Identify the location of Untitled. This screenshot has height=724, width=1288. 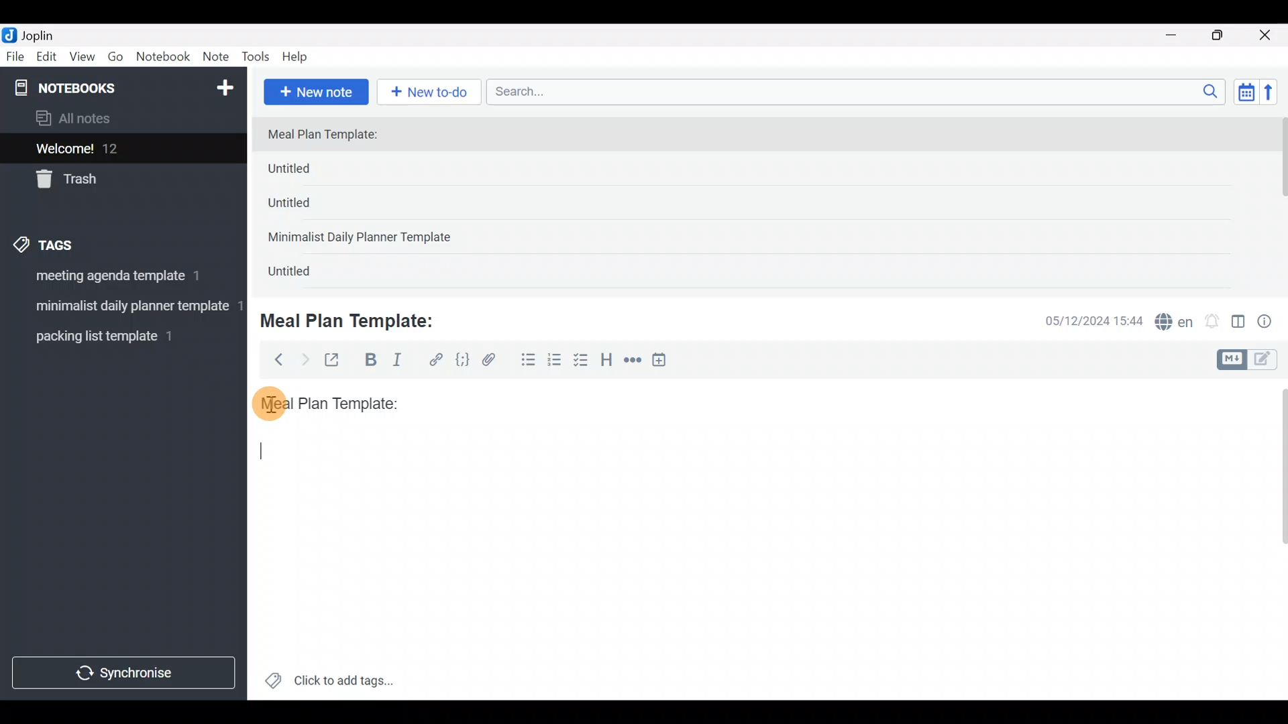
(307, 207).